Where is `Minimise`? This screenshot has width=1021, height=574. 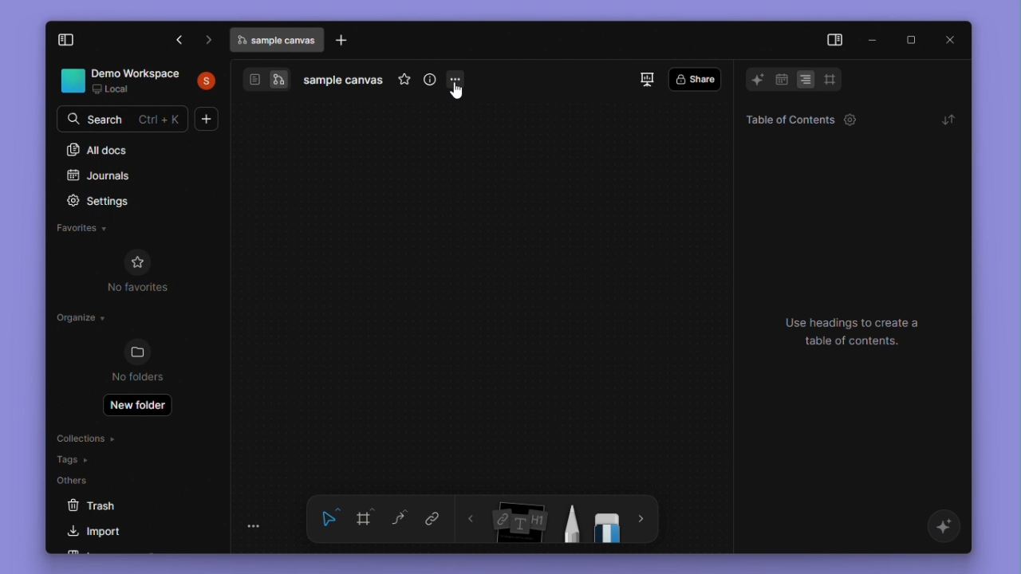
Minimise is located at coordinates (873, 37).